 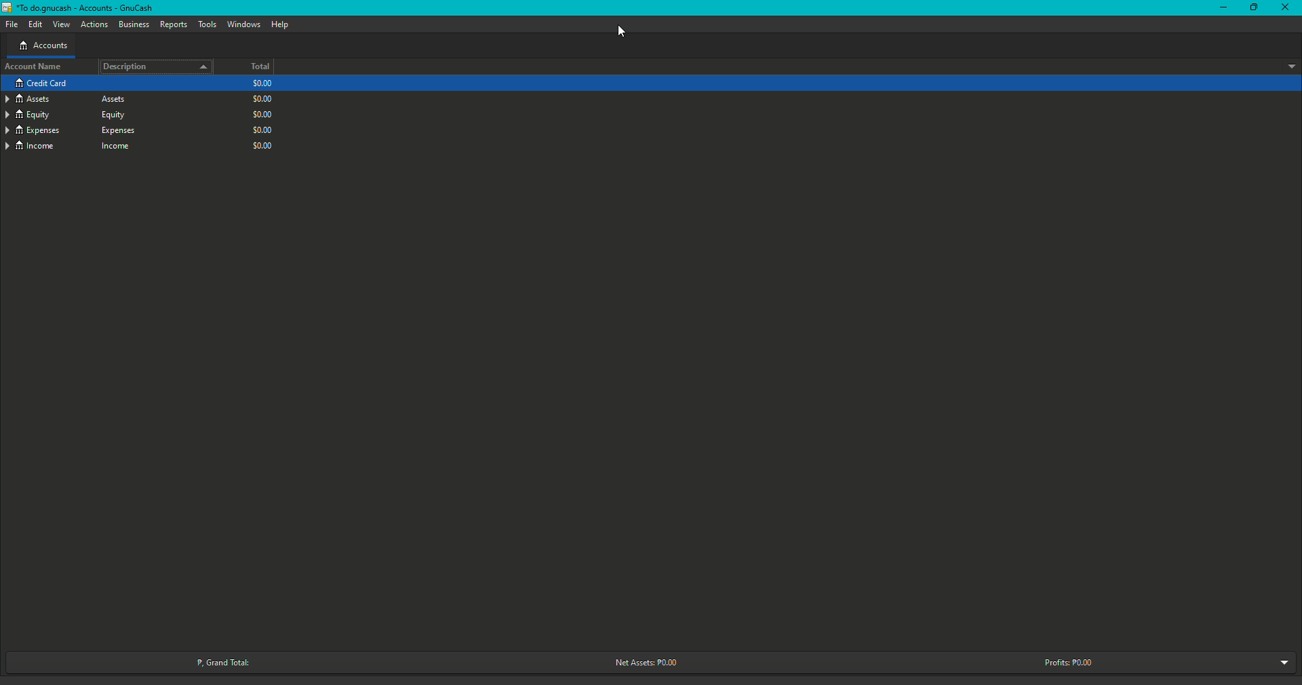 I want to click on Actions, so click(x=93, y=24).